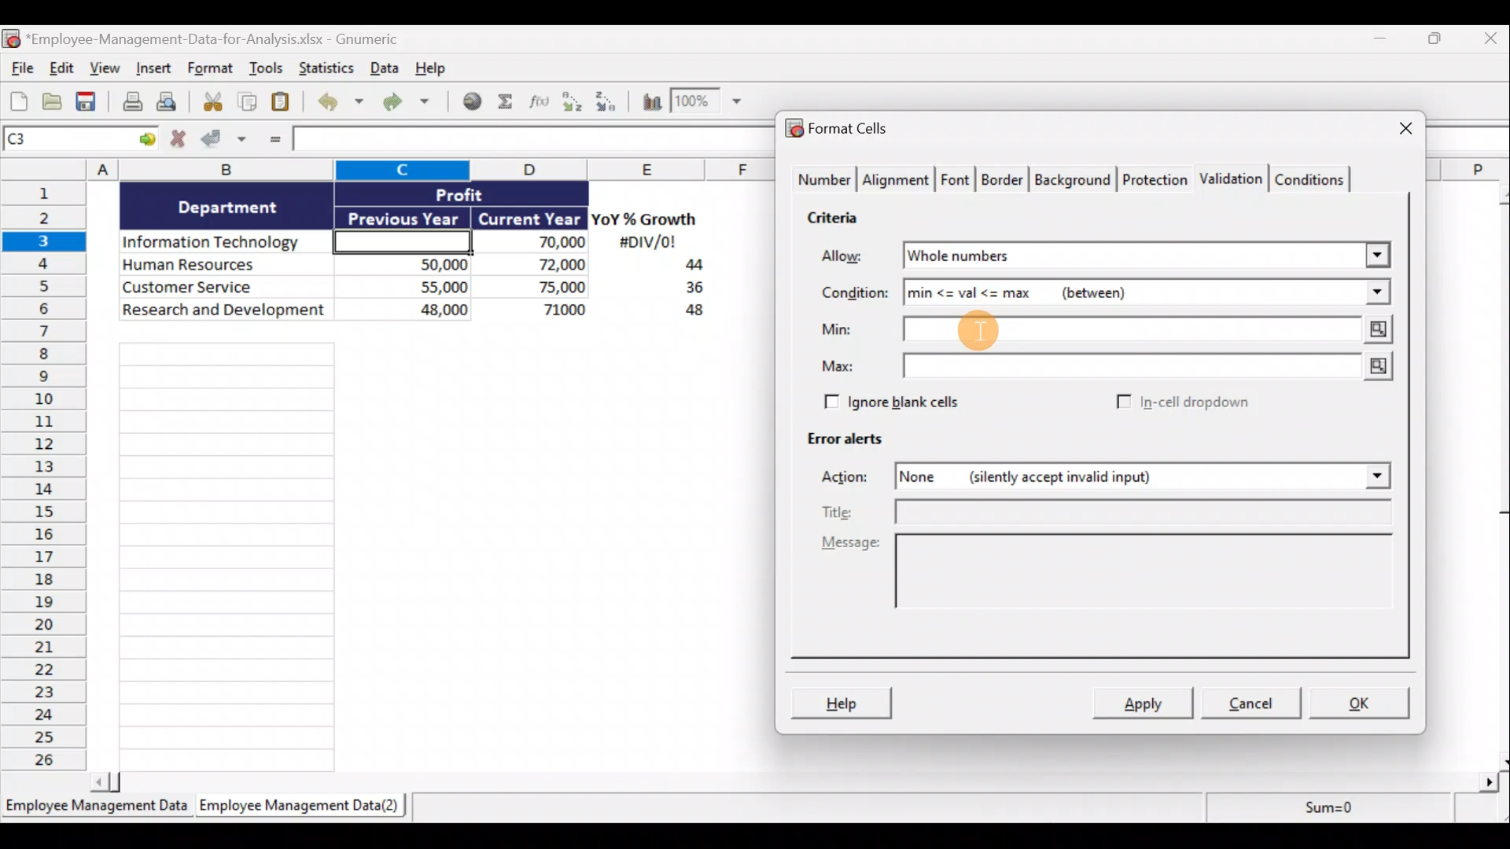  I want to click on Error alerts, so click(851, 446).